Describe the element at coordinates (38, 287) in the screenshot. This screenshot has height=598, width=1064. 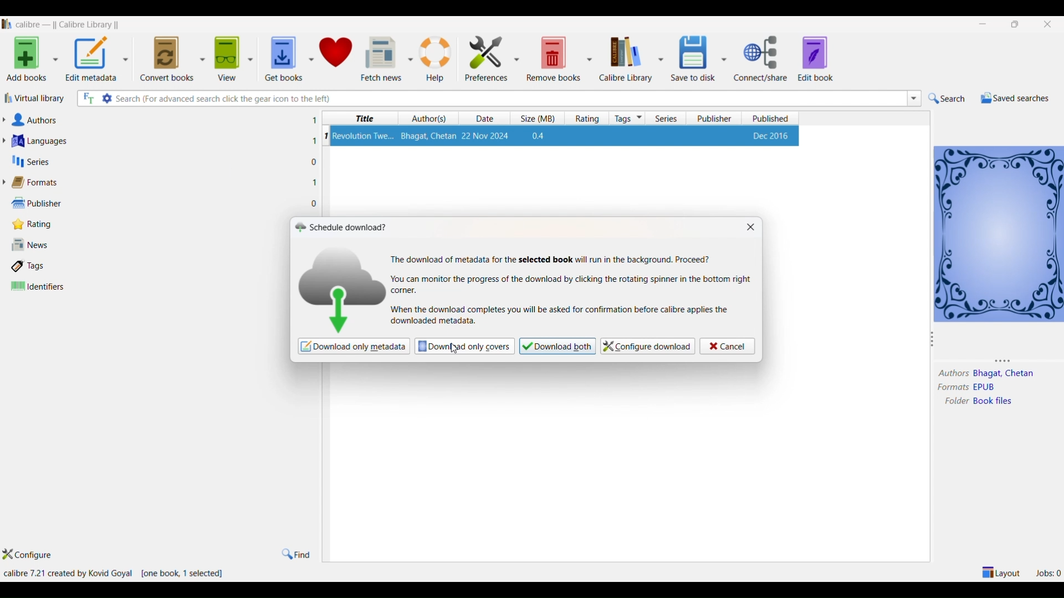
I see `identifiers and number of identifiers` at that location.